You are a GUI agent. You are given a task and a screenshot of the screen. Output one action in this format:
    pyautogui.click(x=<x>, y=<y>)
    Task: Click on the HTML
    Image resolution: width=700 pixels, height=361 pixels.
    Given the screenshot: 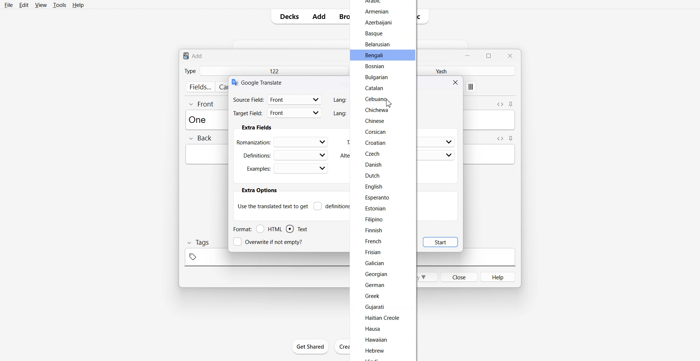 What is the action you would take?
    pyautogui.click(x=269, y=229)
    